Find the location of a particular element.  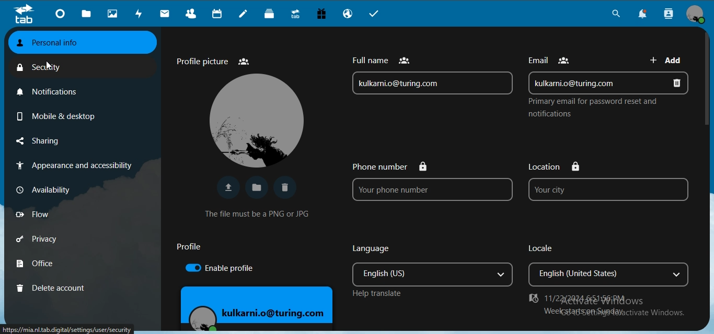

notifications is located at coordinates (53, 90).